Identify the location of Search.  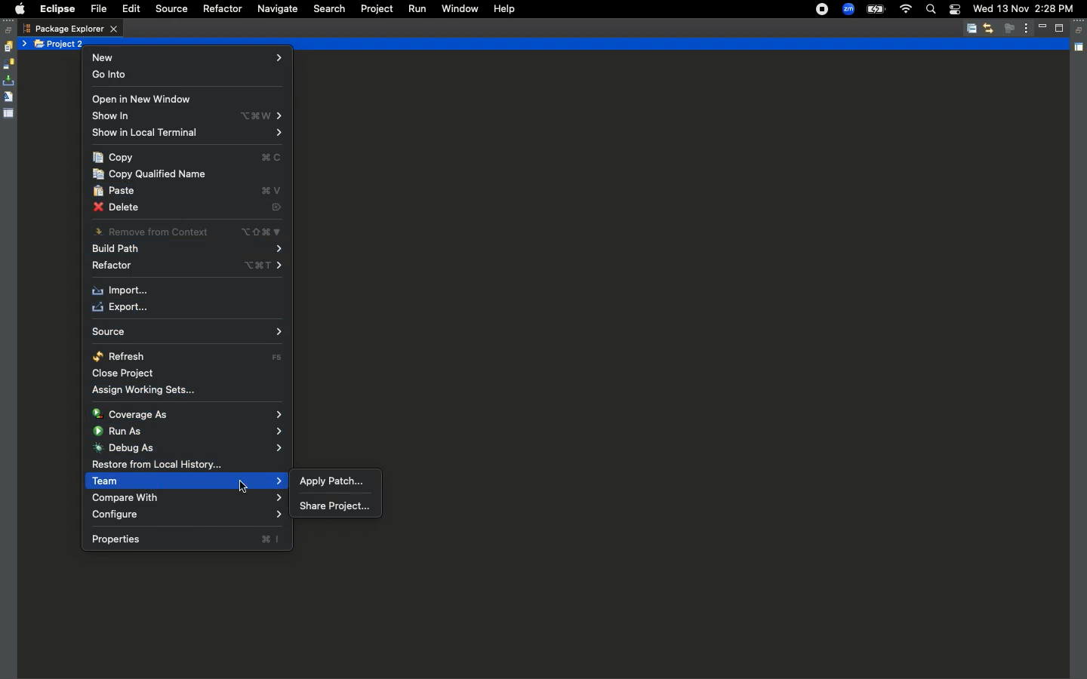
(930, 11).